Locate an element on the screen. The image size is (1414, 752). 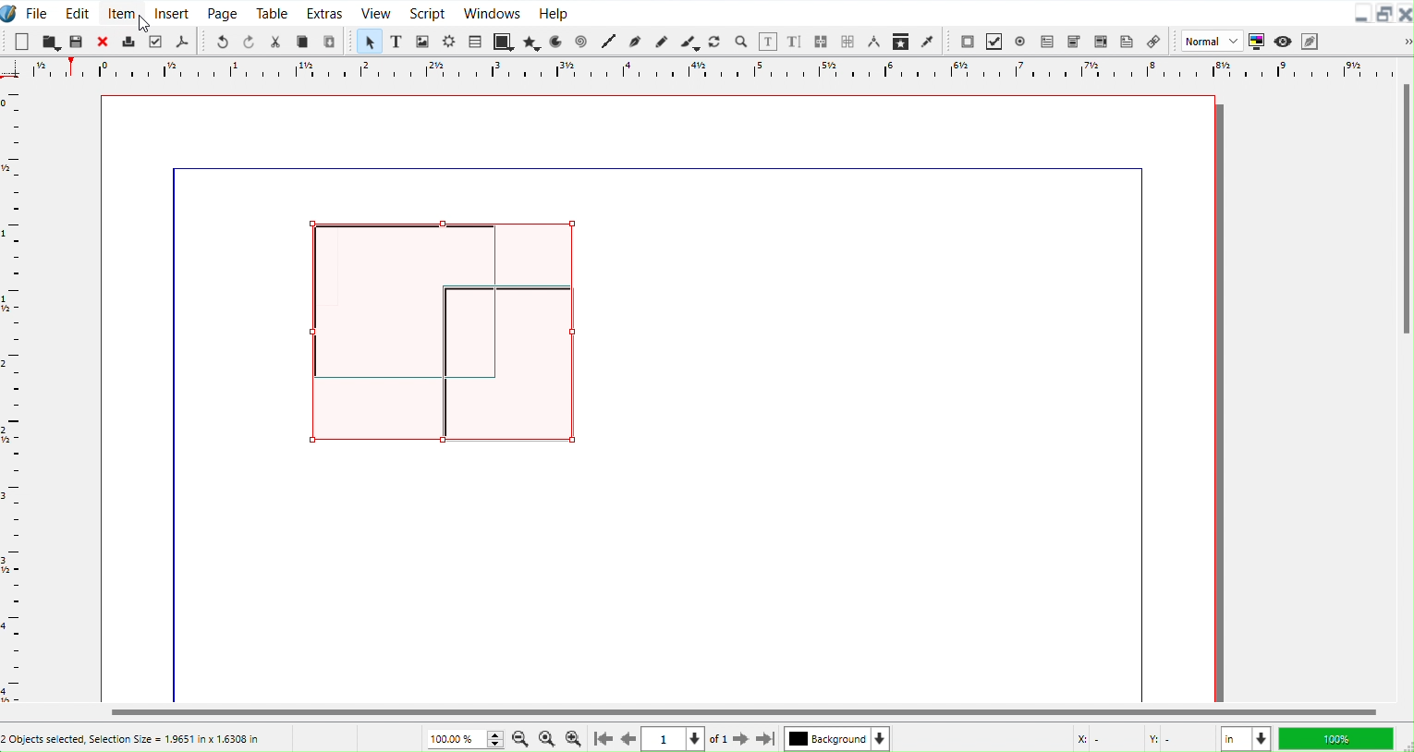
Maximize is located at coordinates (1385, 14).